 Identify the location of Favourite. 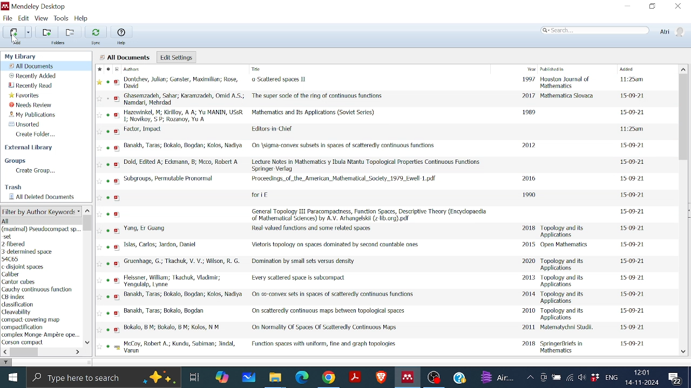
(100, 247).